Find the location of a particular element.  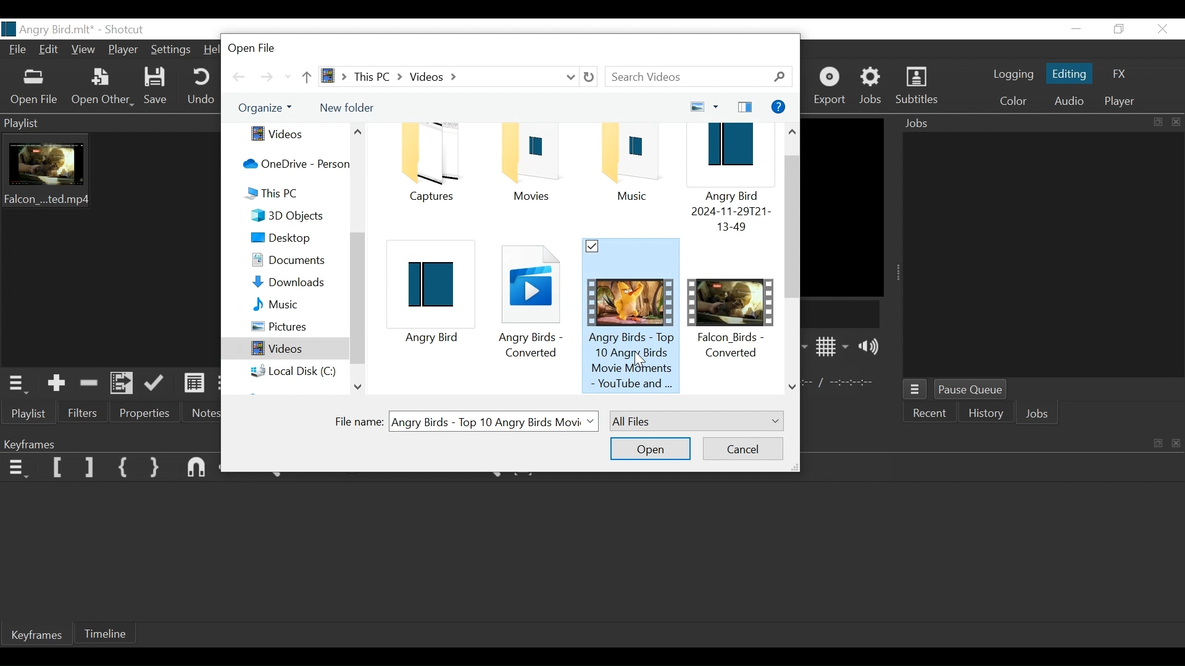

Player is located at coordinates (1121, 101).